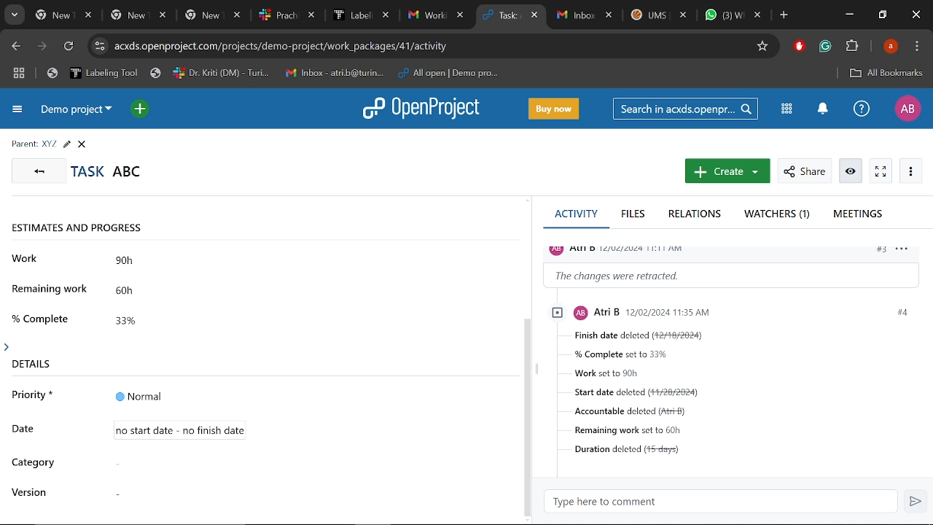  Describe the element at coordinates (33, 398) in the screenshot. I see `priority` at that location.